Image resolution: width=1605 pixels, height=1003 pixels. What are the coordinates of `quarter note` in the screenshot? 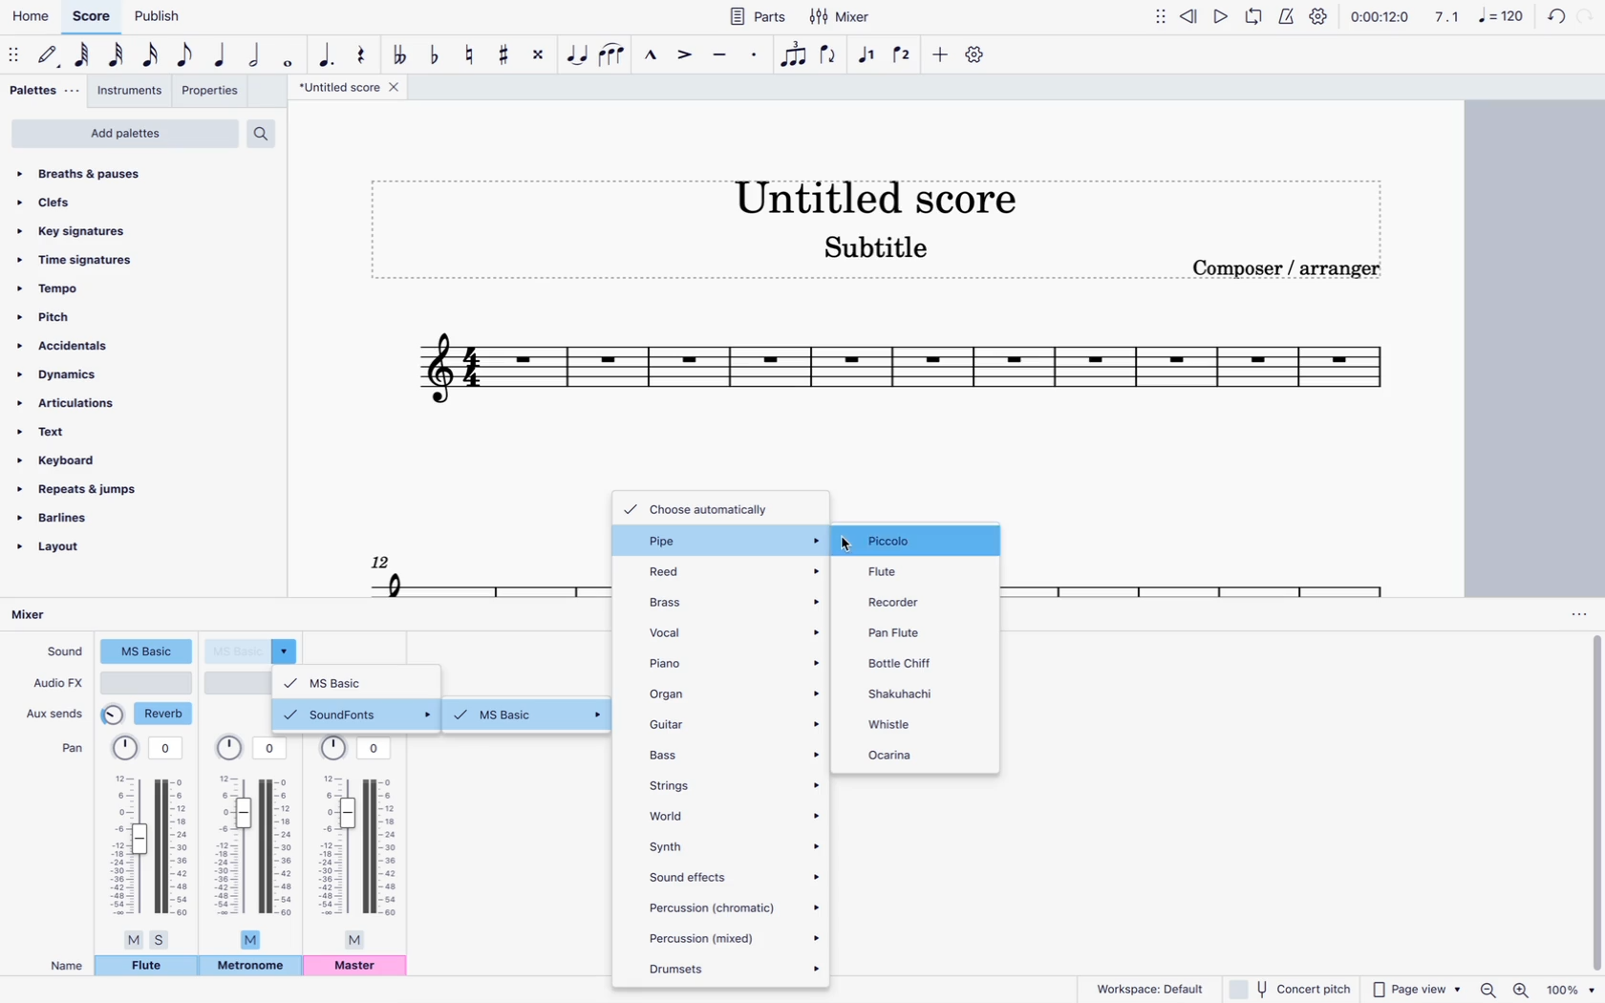 It's located at (221, 55).